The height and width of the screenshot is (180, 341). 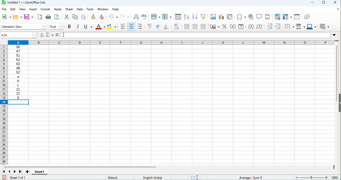 What do you see at coordinates (187, 26) in the screenshot?
I see `merge and center` at bounding box center [187, 26].